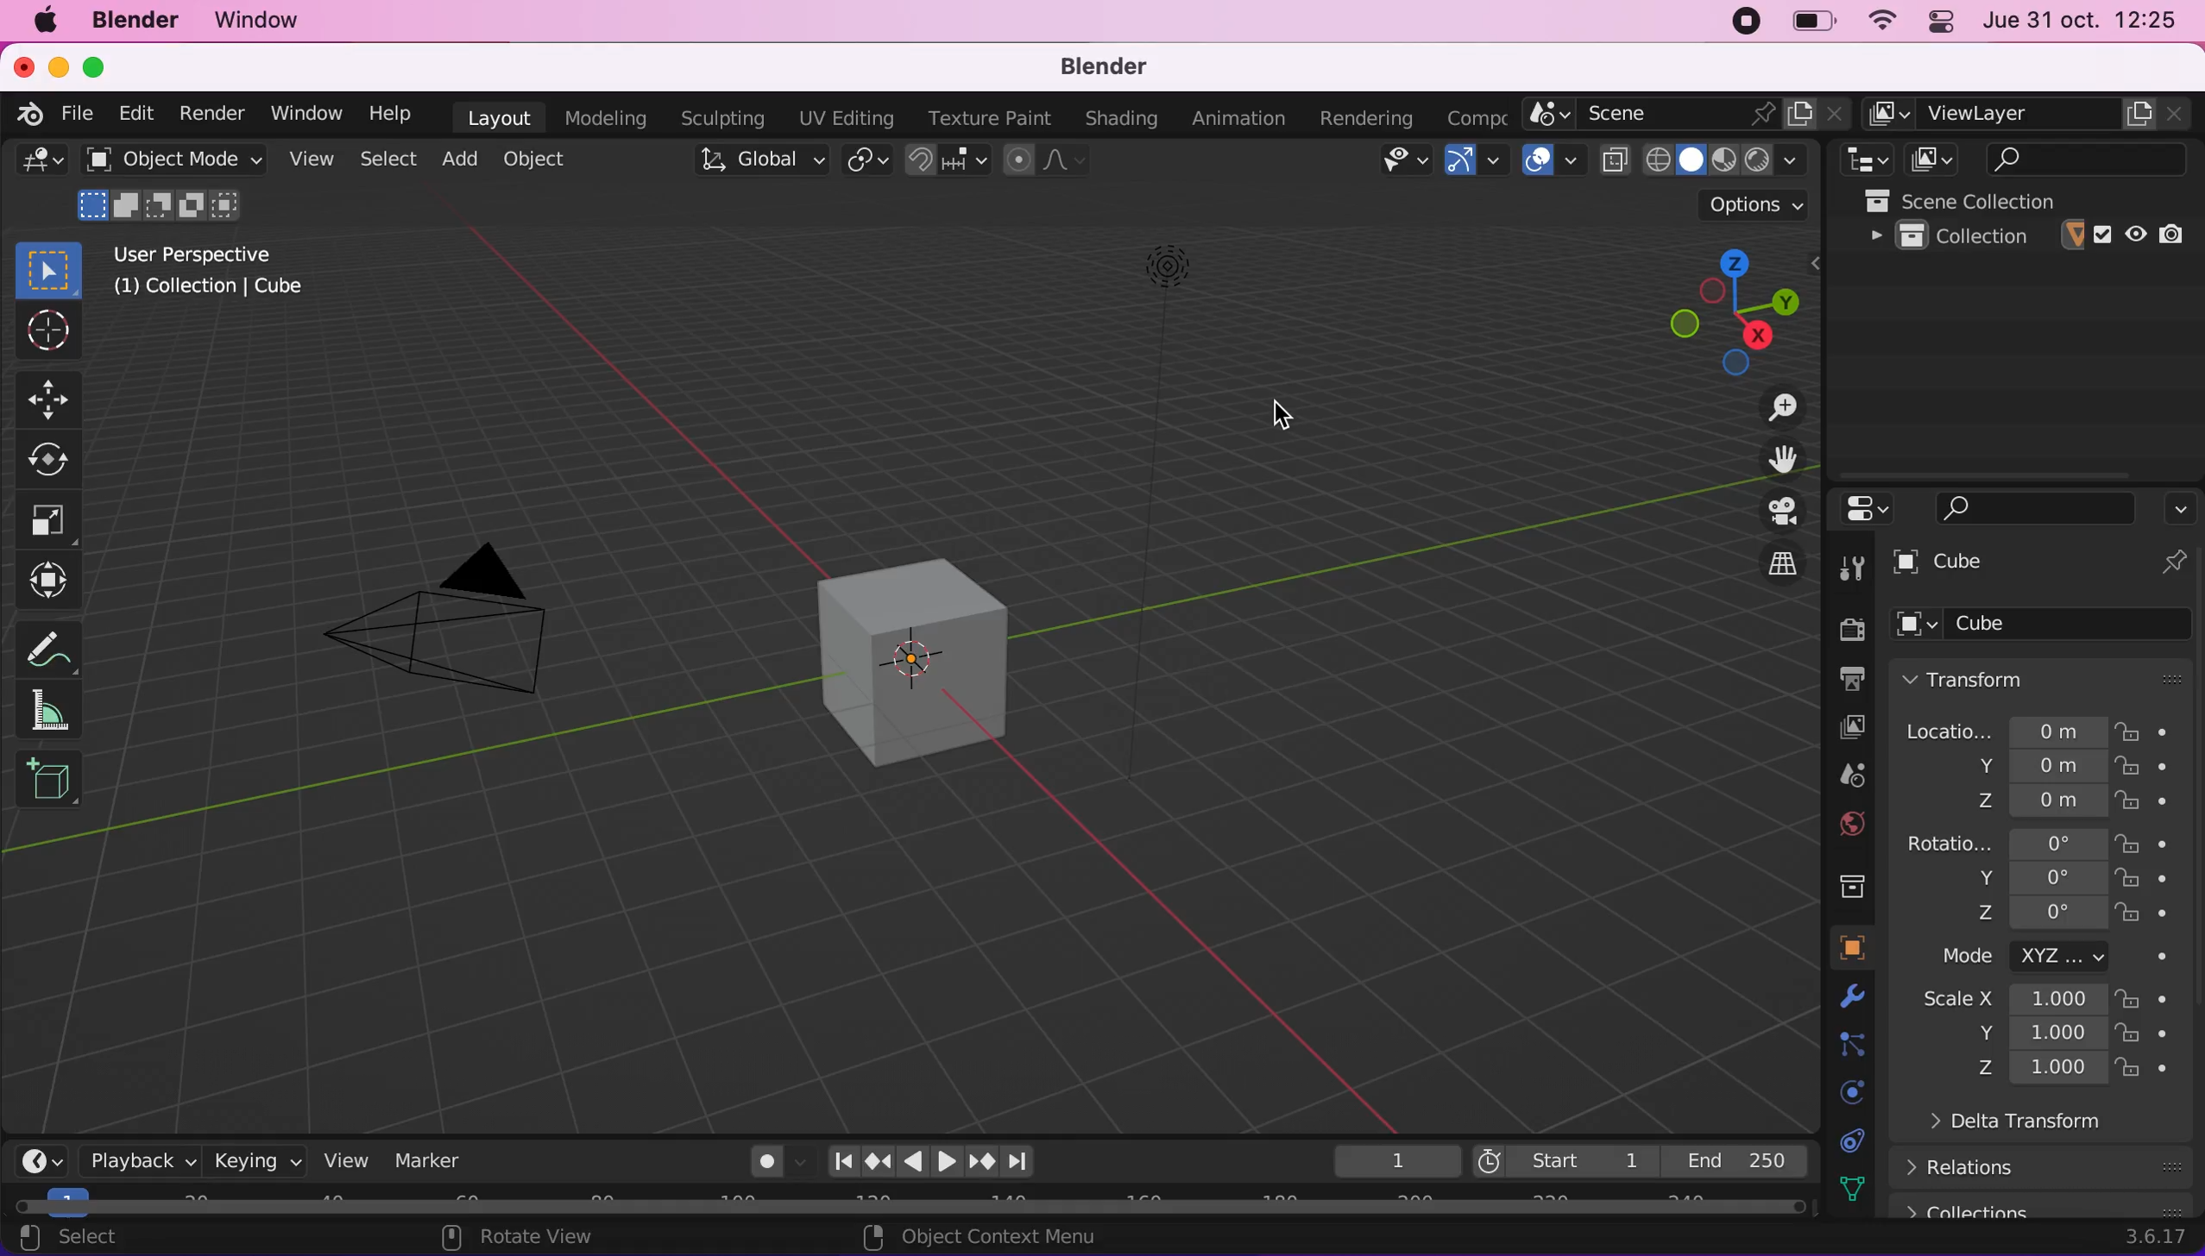  What do you see at coordinates (2151, 1239) in the screenshot?
I see `3.6.17` at bounding box center [2151, 1239].